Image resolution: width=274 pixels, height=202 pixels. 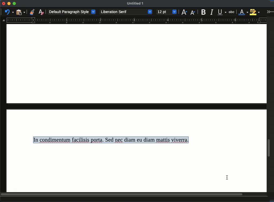 What do you see at coordinates (111, 140) in the screenshot?
I see `In condimentum facilisis porta. Sed nec diam eu diam mattis viverra.` at bounding box center [111, 140].